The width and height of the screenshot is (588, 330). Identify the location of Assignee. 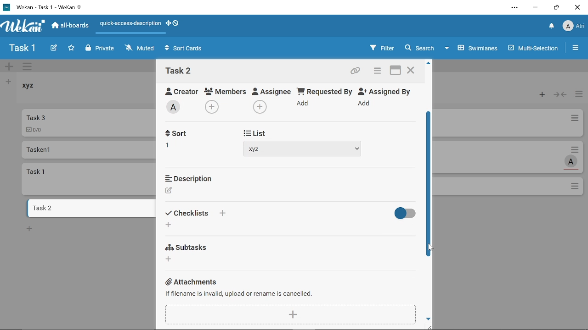
(272, 90).